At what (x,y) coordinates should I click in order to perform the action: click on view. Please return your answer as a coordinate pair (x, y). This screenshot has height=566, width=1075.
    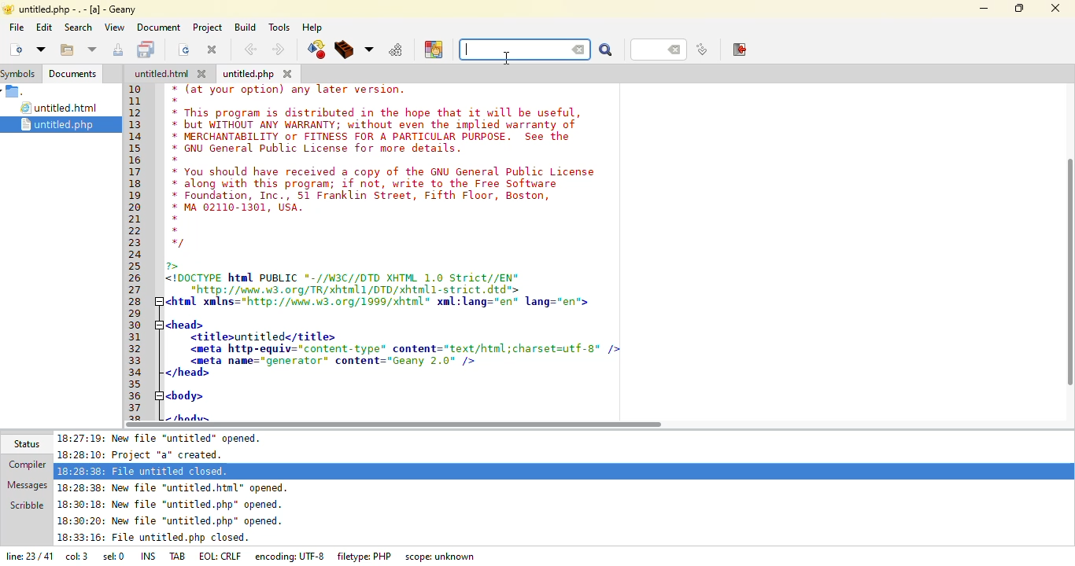
    Looking at the image, I should click on (113, 27).